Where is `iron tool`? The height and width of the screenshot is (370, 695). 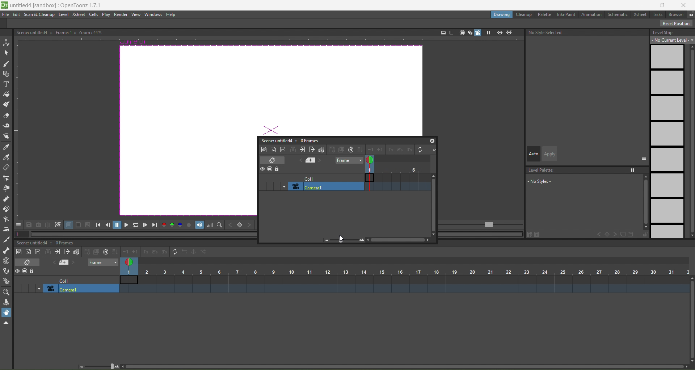 iron tool is located at coordinates (6, 230).